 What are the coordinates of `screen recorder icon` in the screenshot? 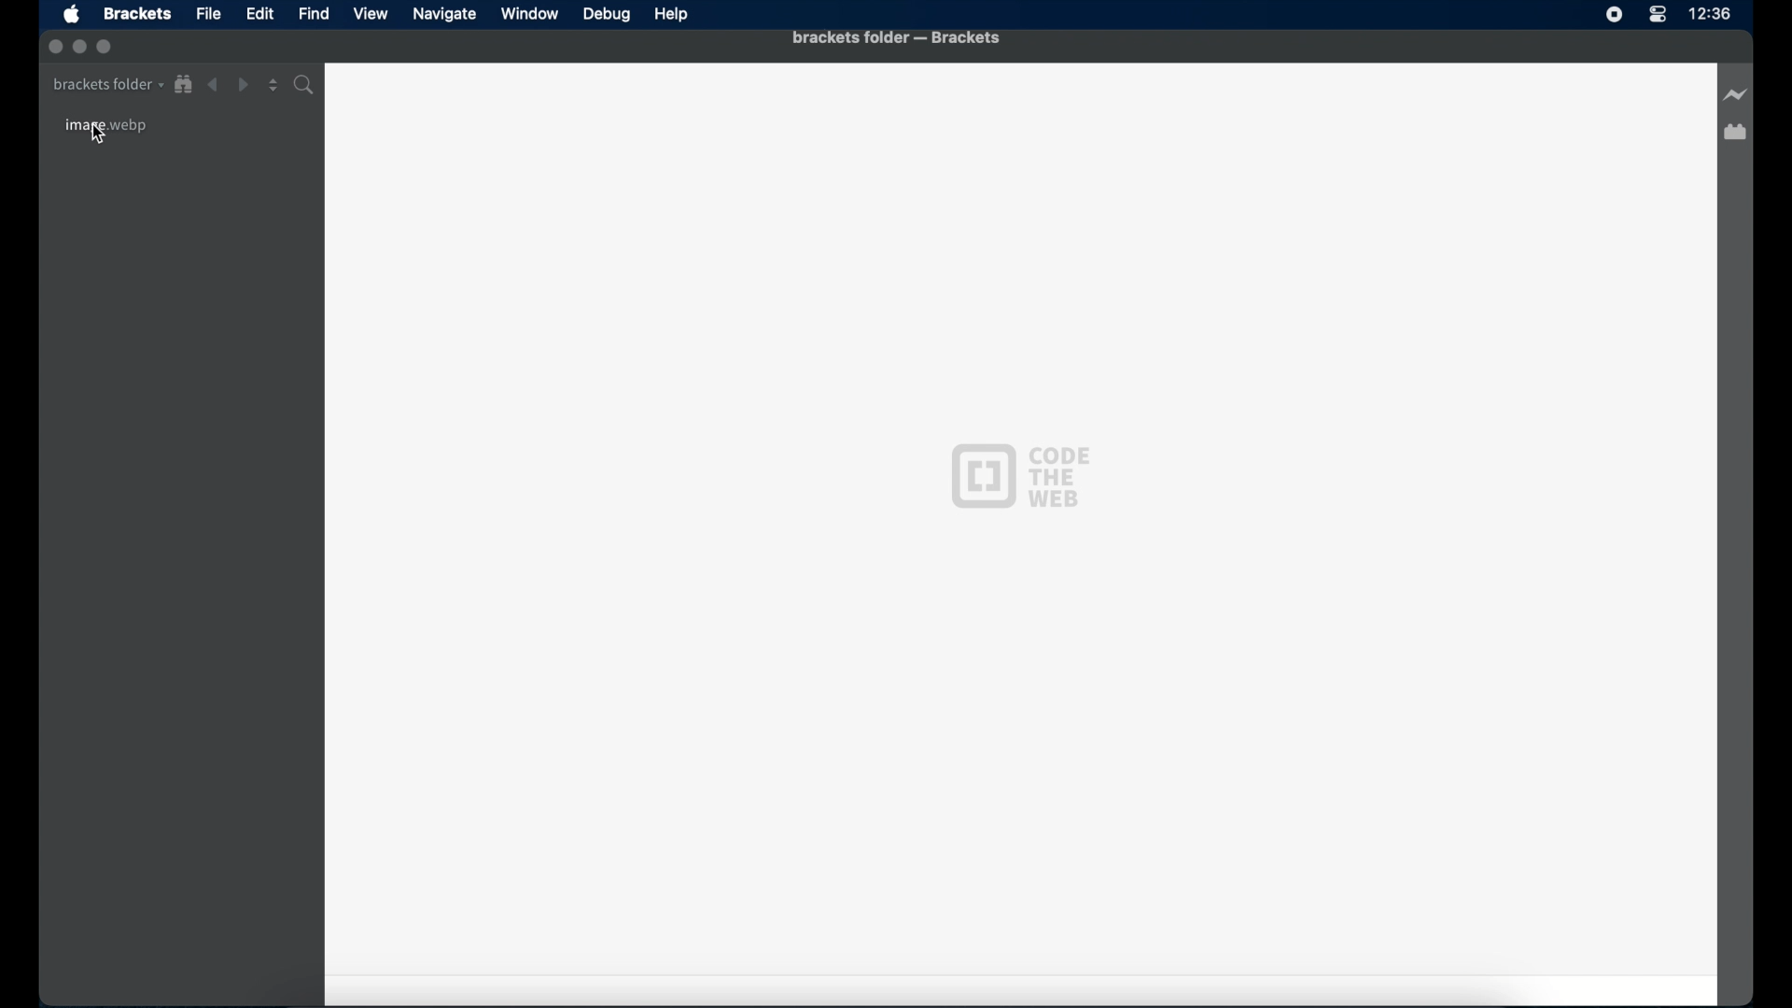 It's located at (1615, 16).